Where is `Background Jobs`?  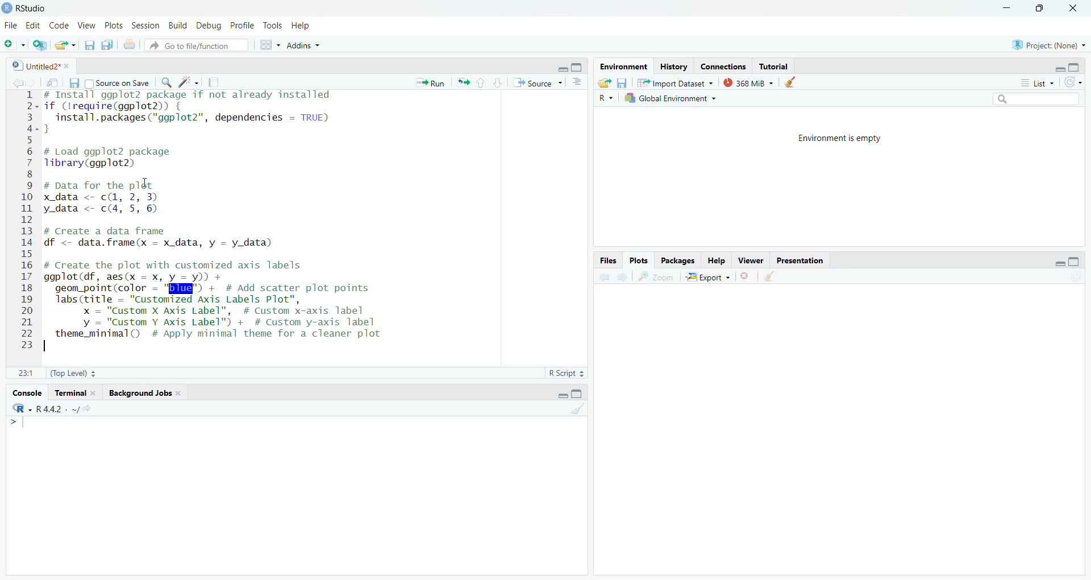 Background Jobs is located at coordinates (145, 393).